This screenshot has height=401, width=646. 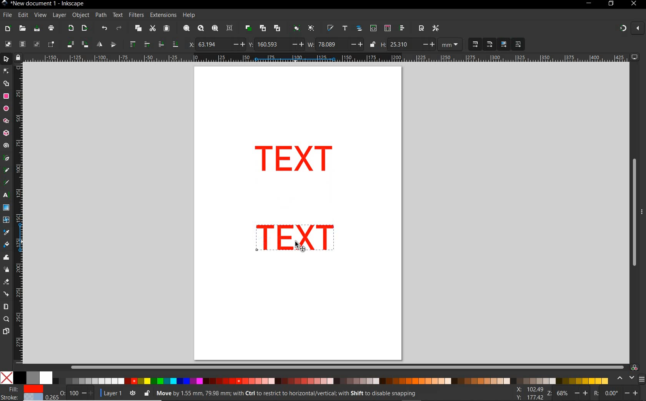 What do you see at coordinates (152, 29) in the screenshot?
I see `cut` at bounding box center [152, 29].